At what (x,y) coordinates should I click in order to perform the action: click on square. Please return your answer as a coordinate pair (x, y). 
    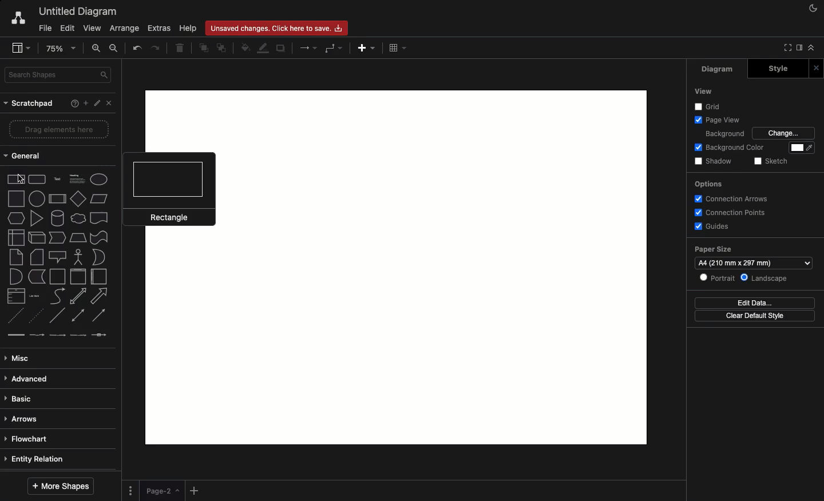
    Looking at the image, I should click on (17, 198).